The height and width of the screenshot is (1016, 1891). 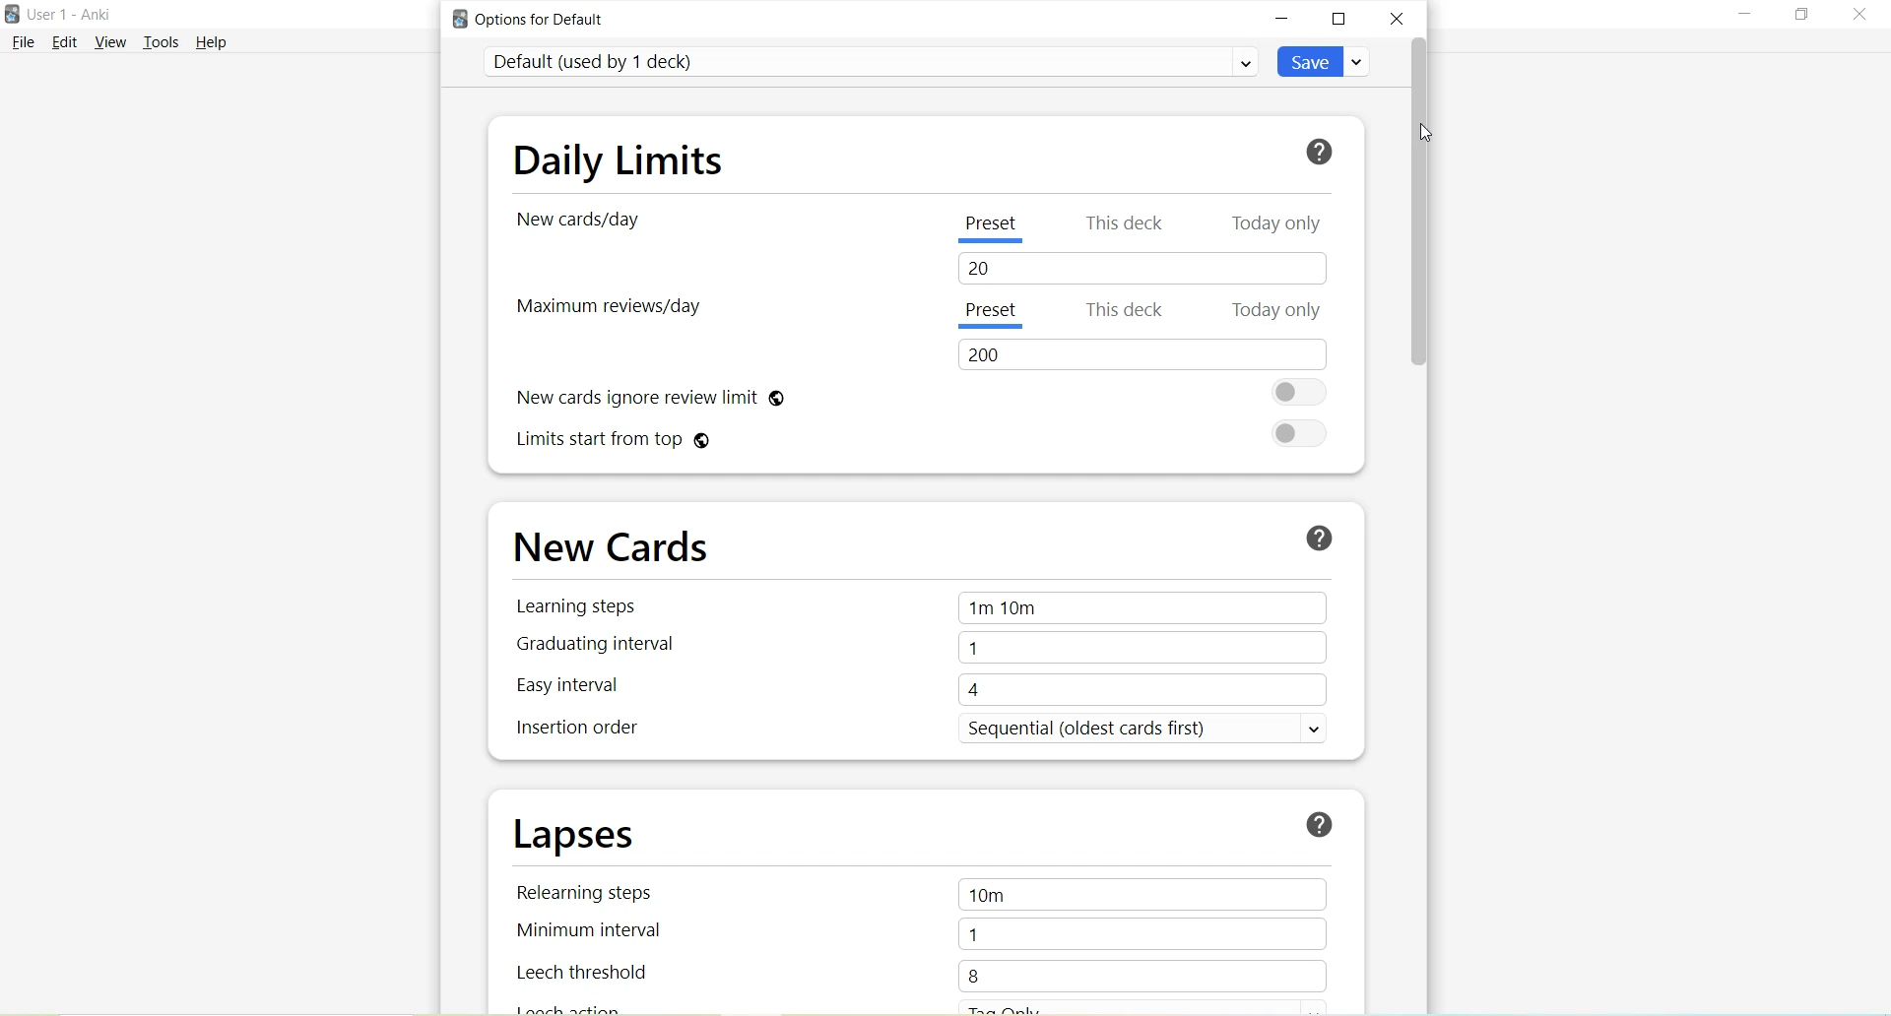 What do you see at coordinates (583, 222) in the screenshot?
I see `New cards/day` at bounding box center [583, 222].